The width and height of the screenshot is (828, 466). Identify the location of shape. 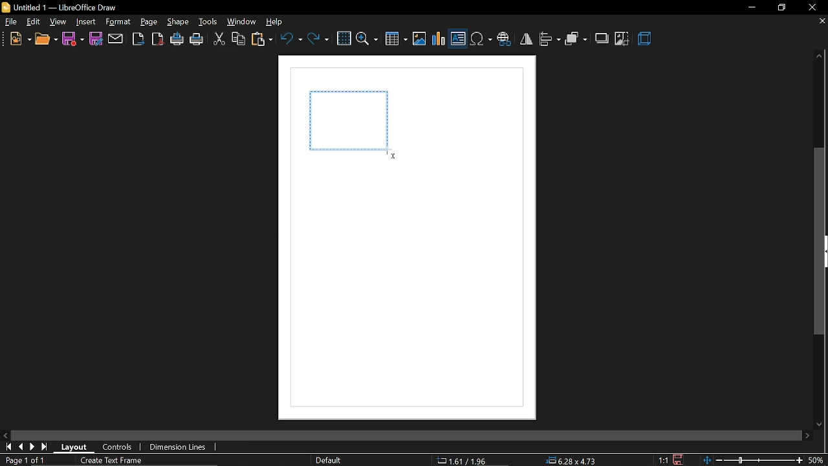
(179, 23).